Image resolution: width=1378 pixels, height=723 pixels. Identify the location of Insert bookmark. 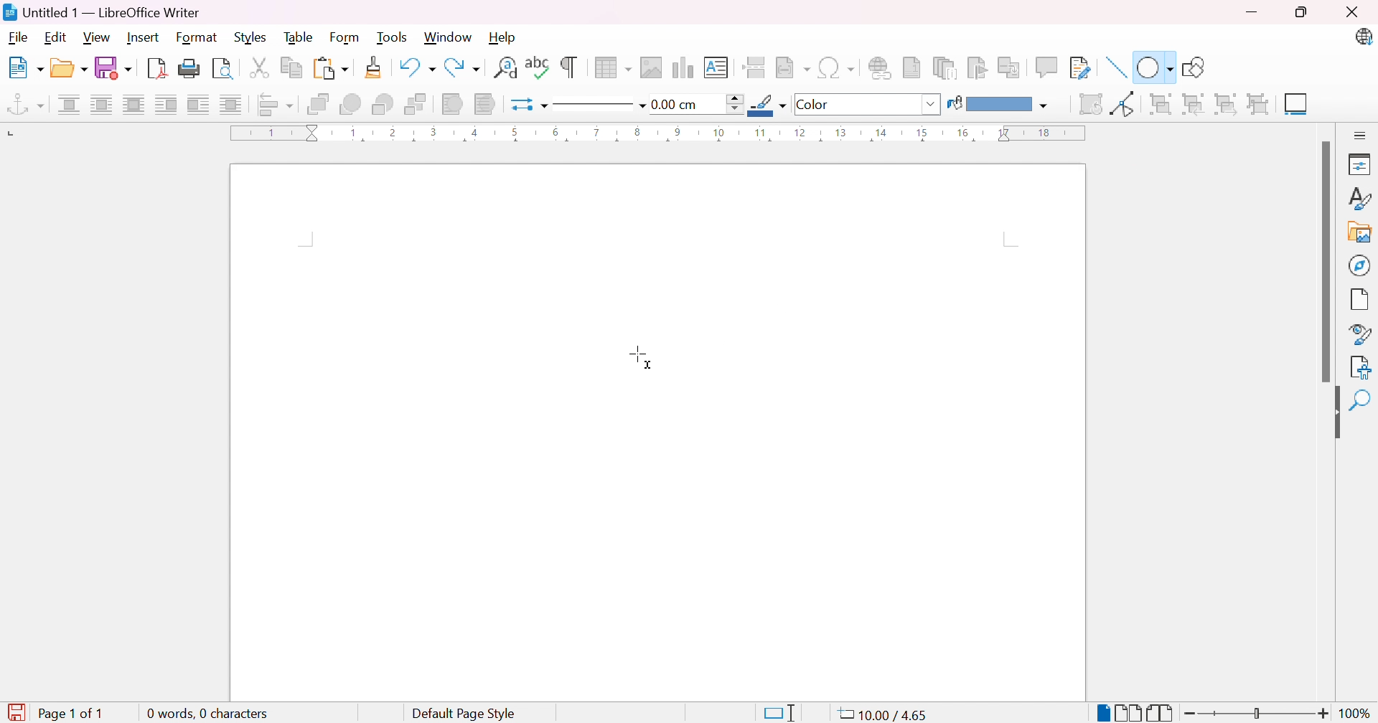
(978, 67).